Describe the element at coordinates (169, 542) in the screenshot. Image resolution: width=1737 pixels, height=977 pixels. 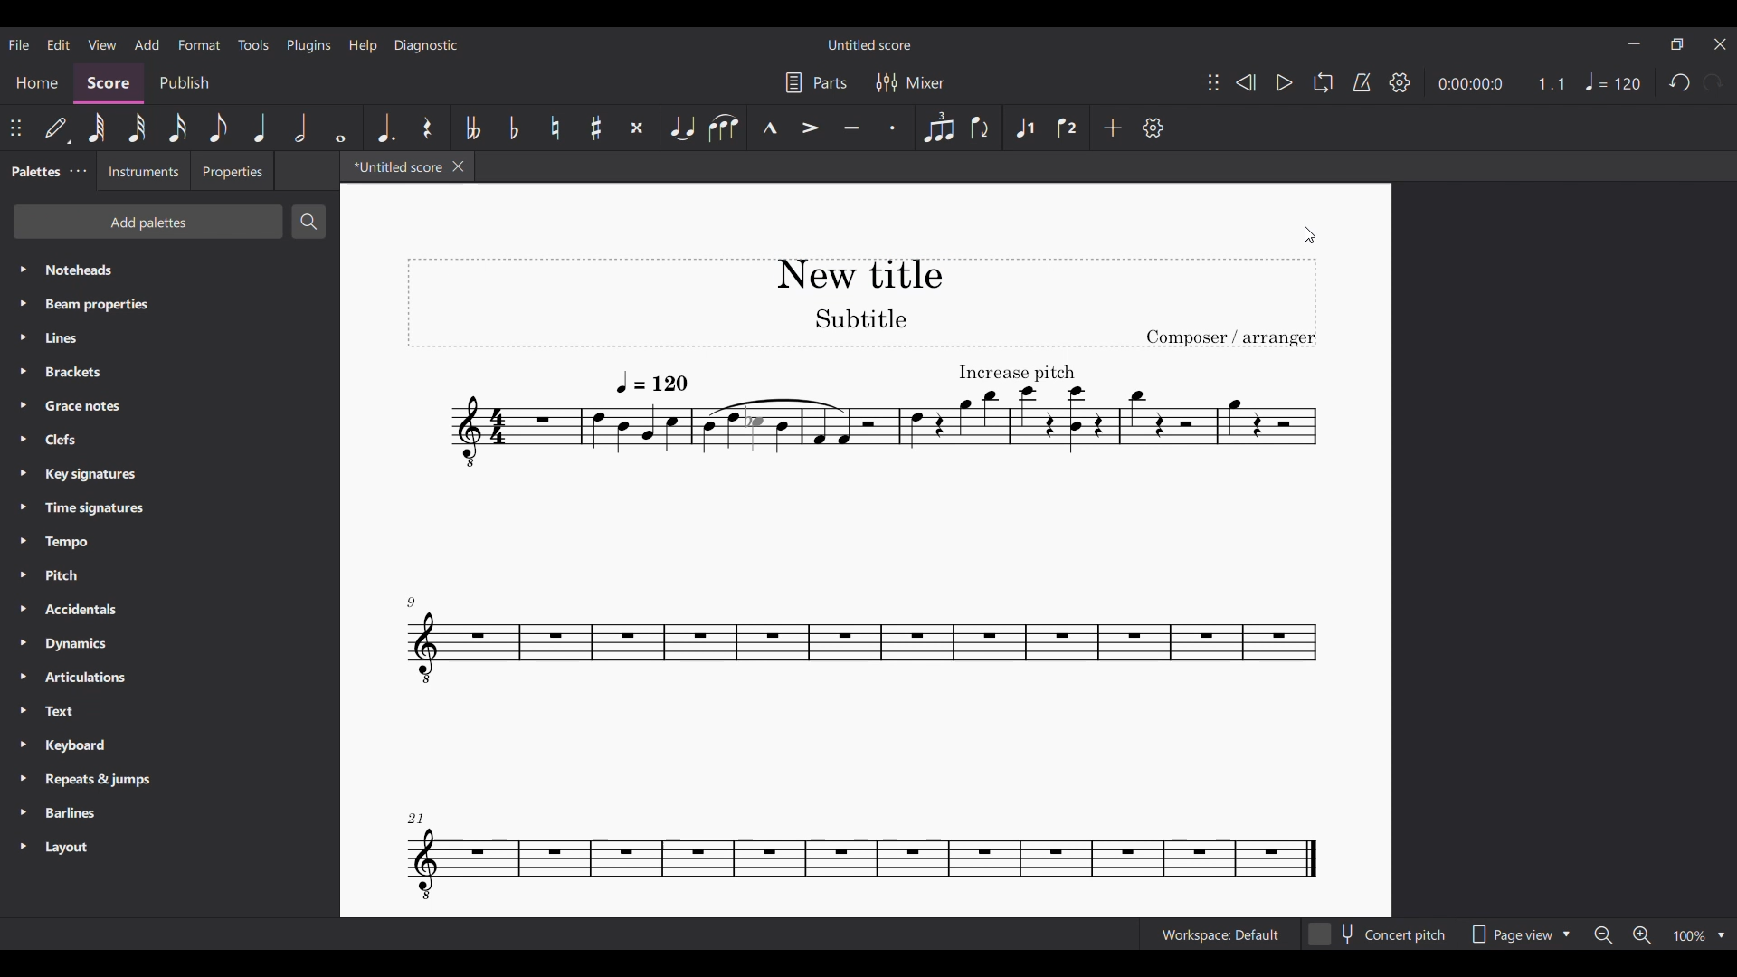
I see `Tempo` at that location.